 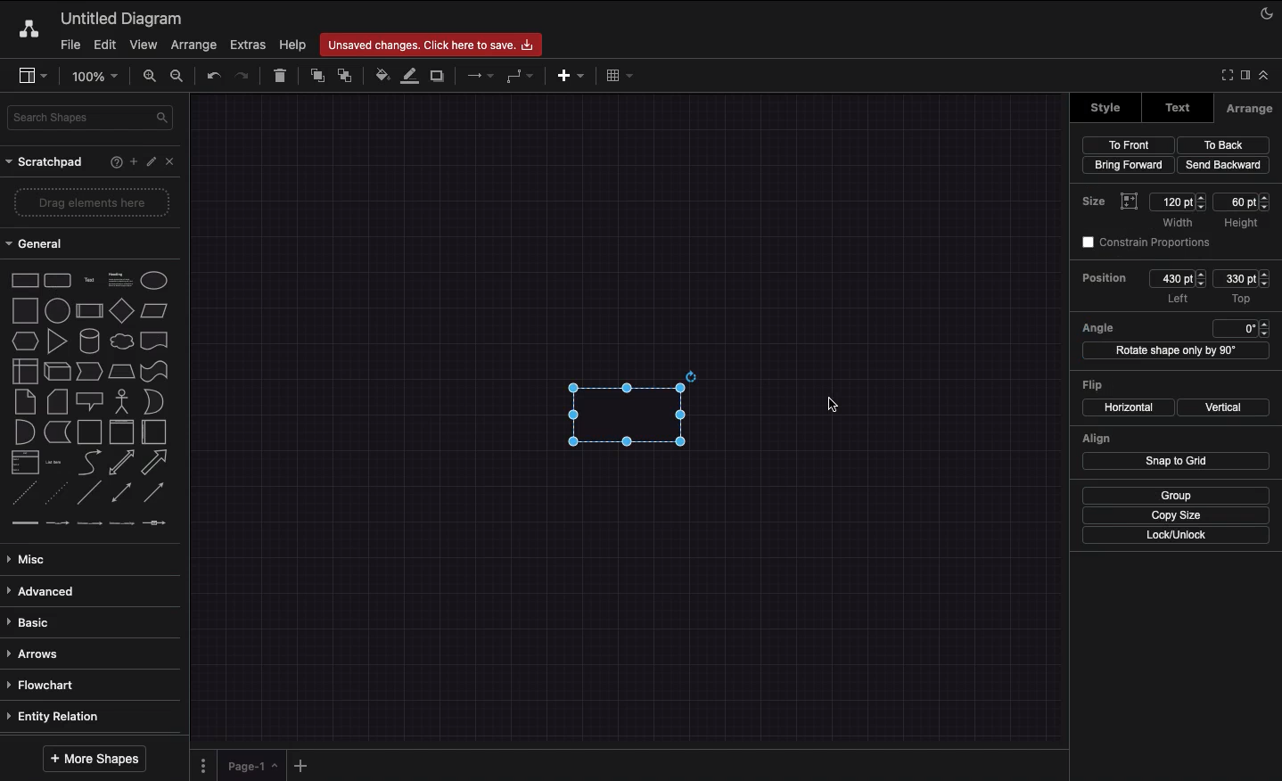 I want to click on Bring forward, so click(x=1121, y=165).